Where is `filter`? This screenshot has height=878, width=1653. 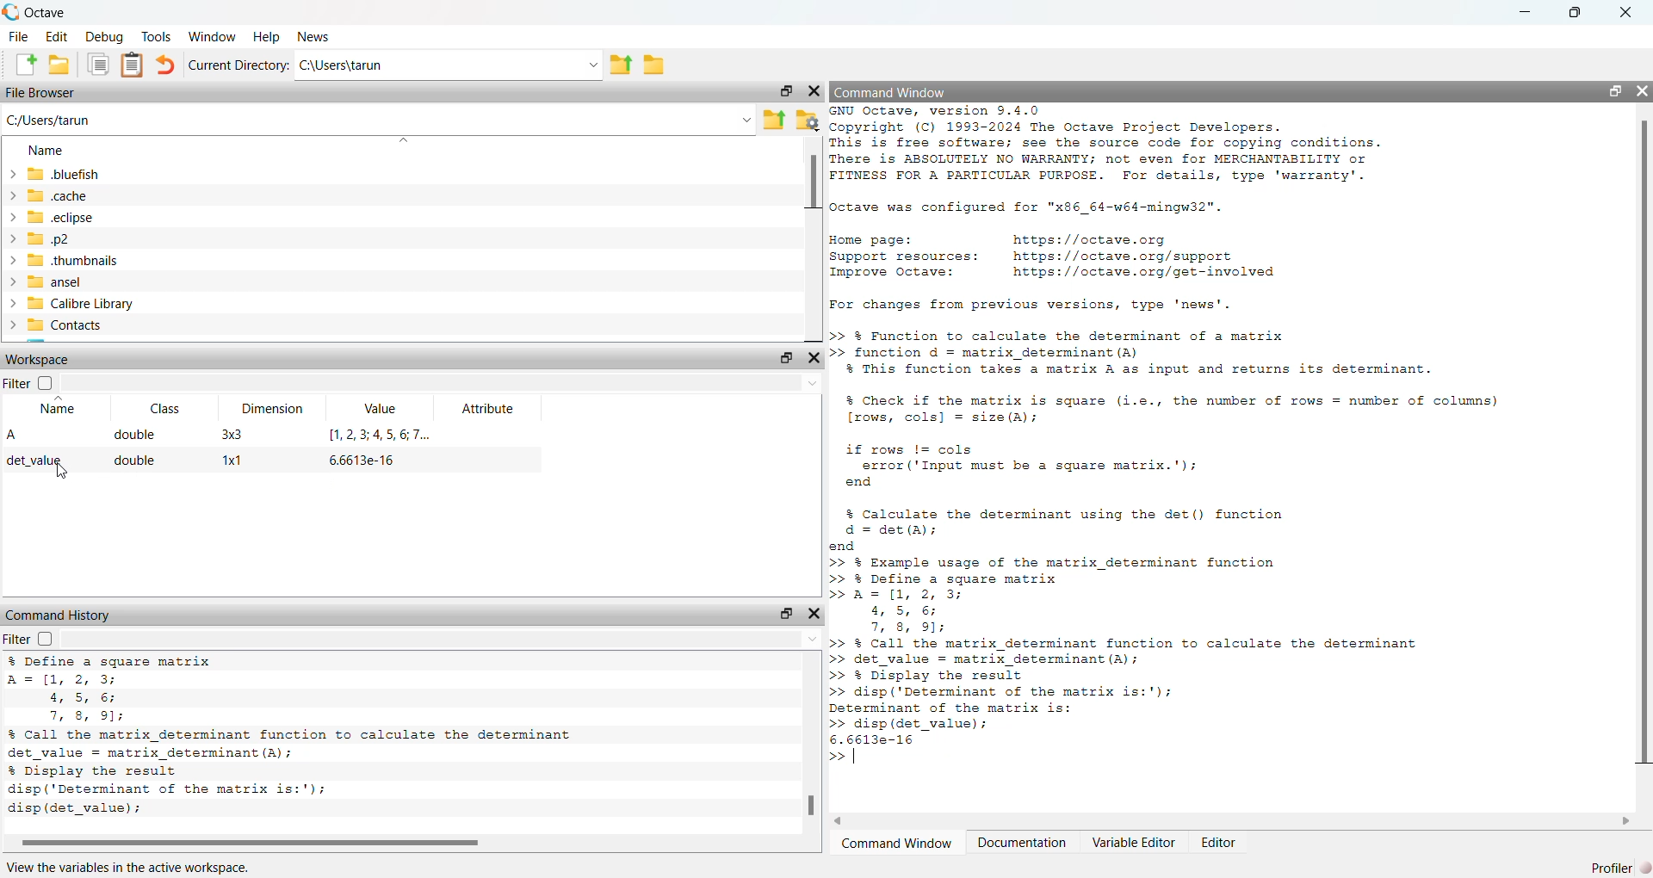 filter is located at coordinates (16, 640).